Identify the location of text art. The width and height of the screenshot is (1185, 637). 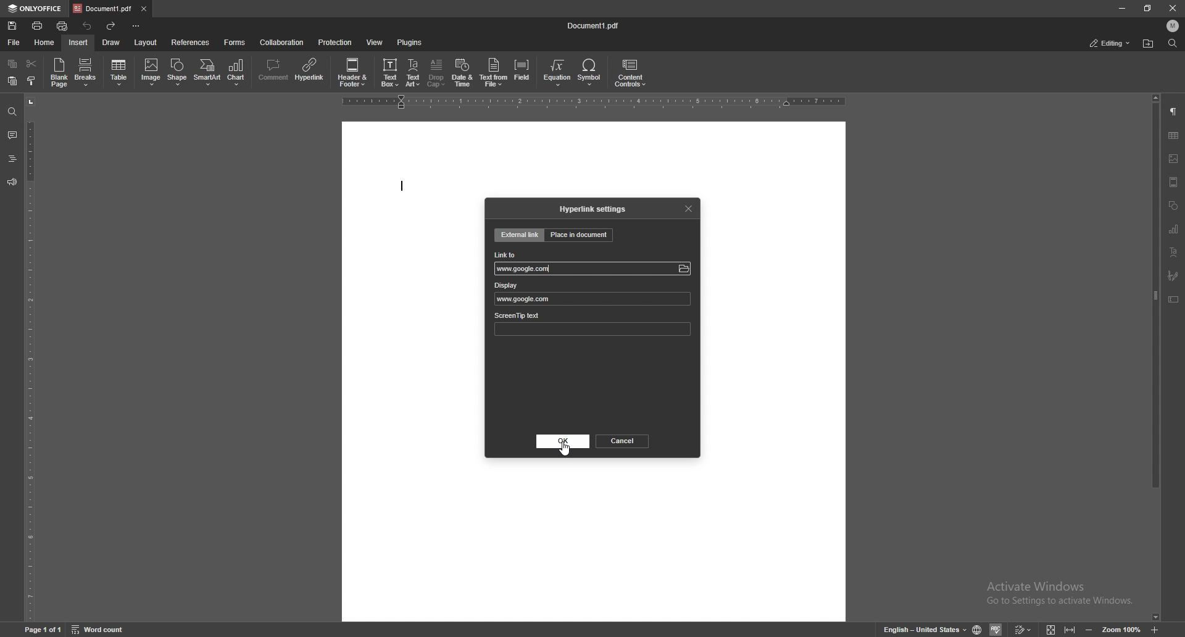
(413, 73).